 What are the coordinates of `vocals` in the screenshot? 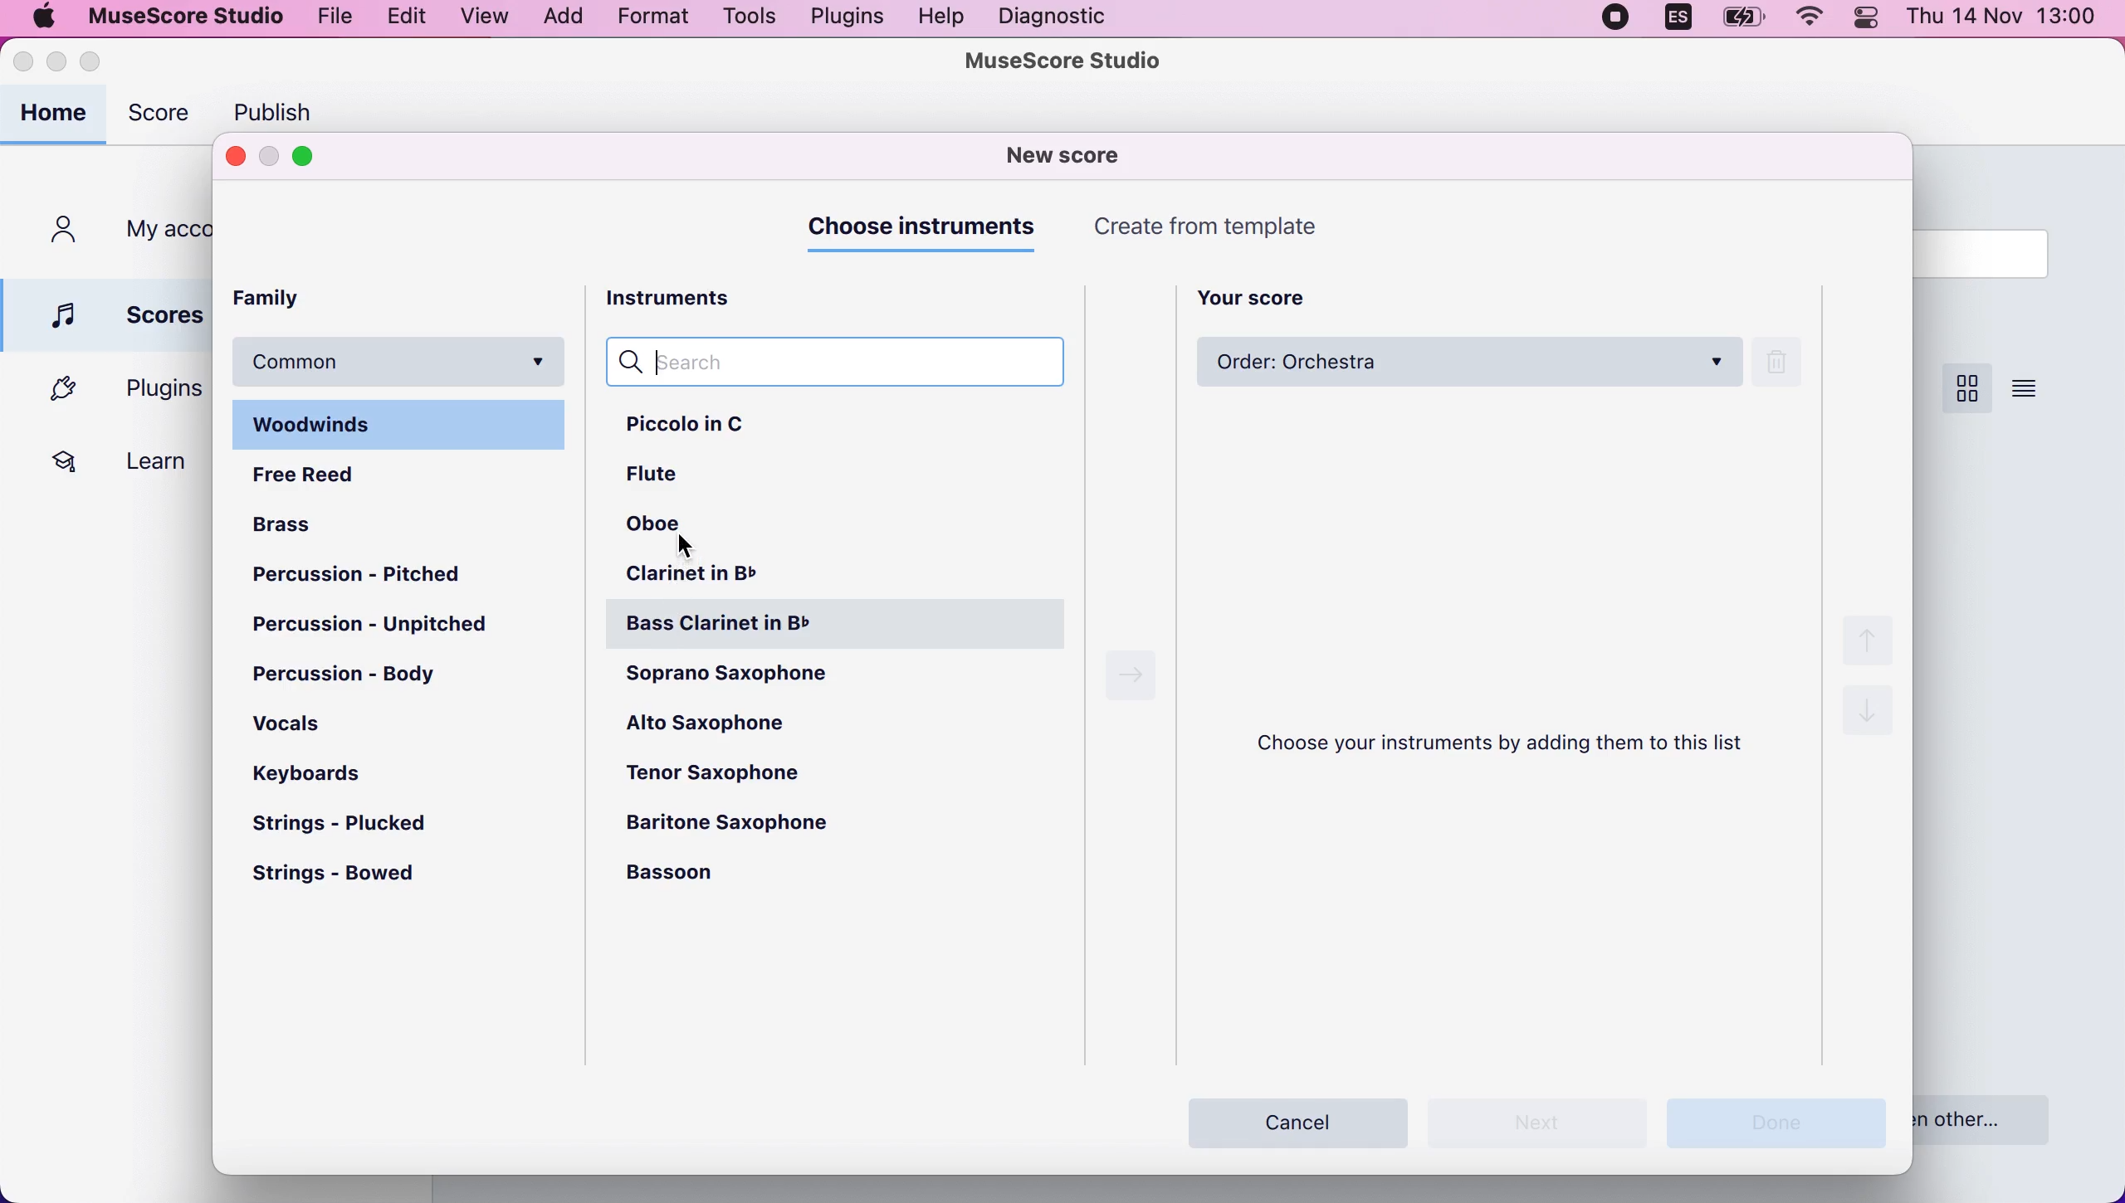 It's located at (292, 722).